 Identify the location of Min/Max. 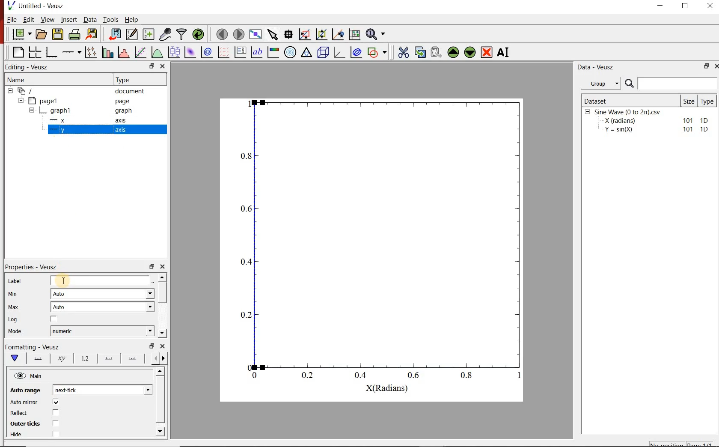
(151, 66).